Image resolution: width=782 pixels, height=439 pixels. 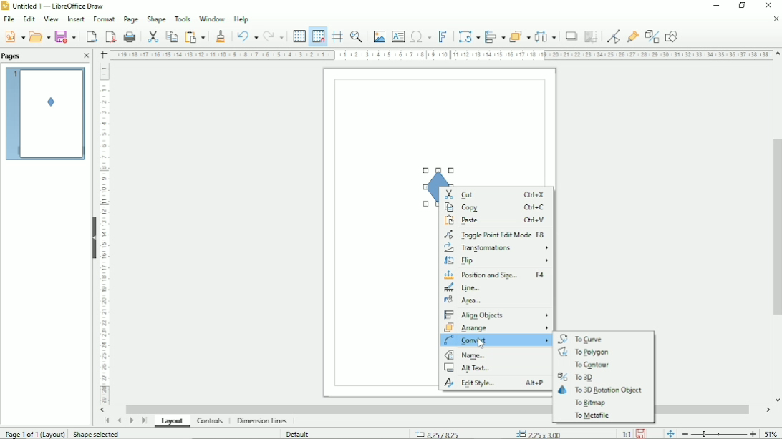 What do you see at coordinates (13, 56) in the screenshot?
I see `Pages` at bounding box center [13, 56].